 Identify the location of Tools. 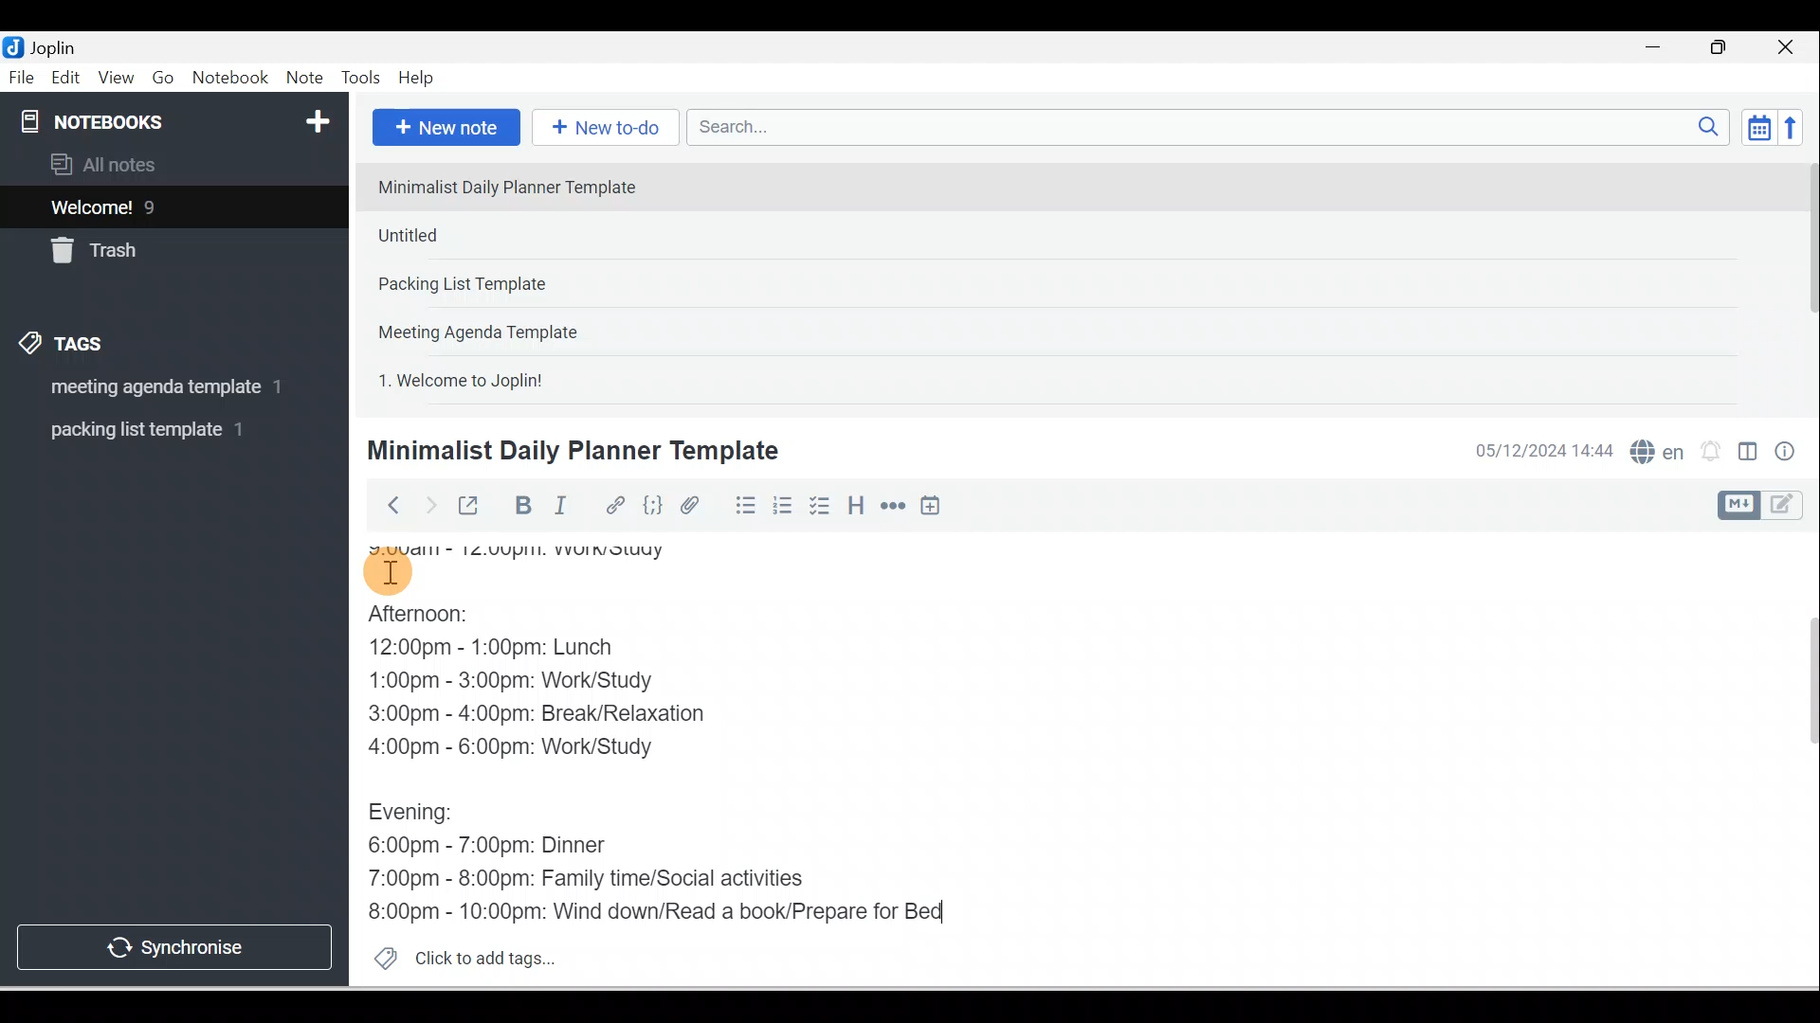
(360, 78).